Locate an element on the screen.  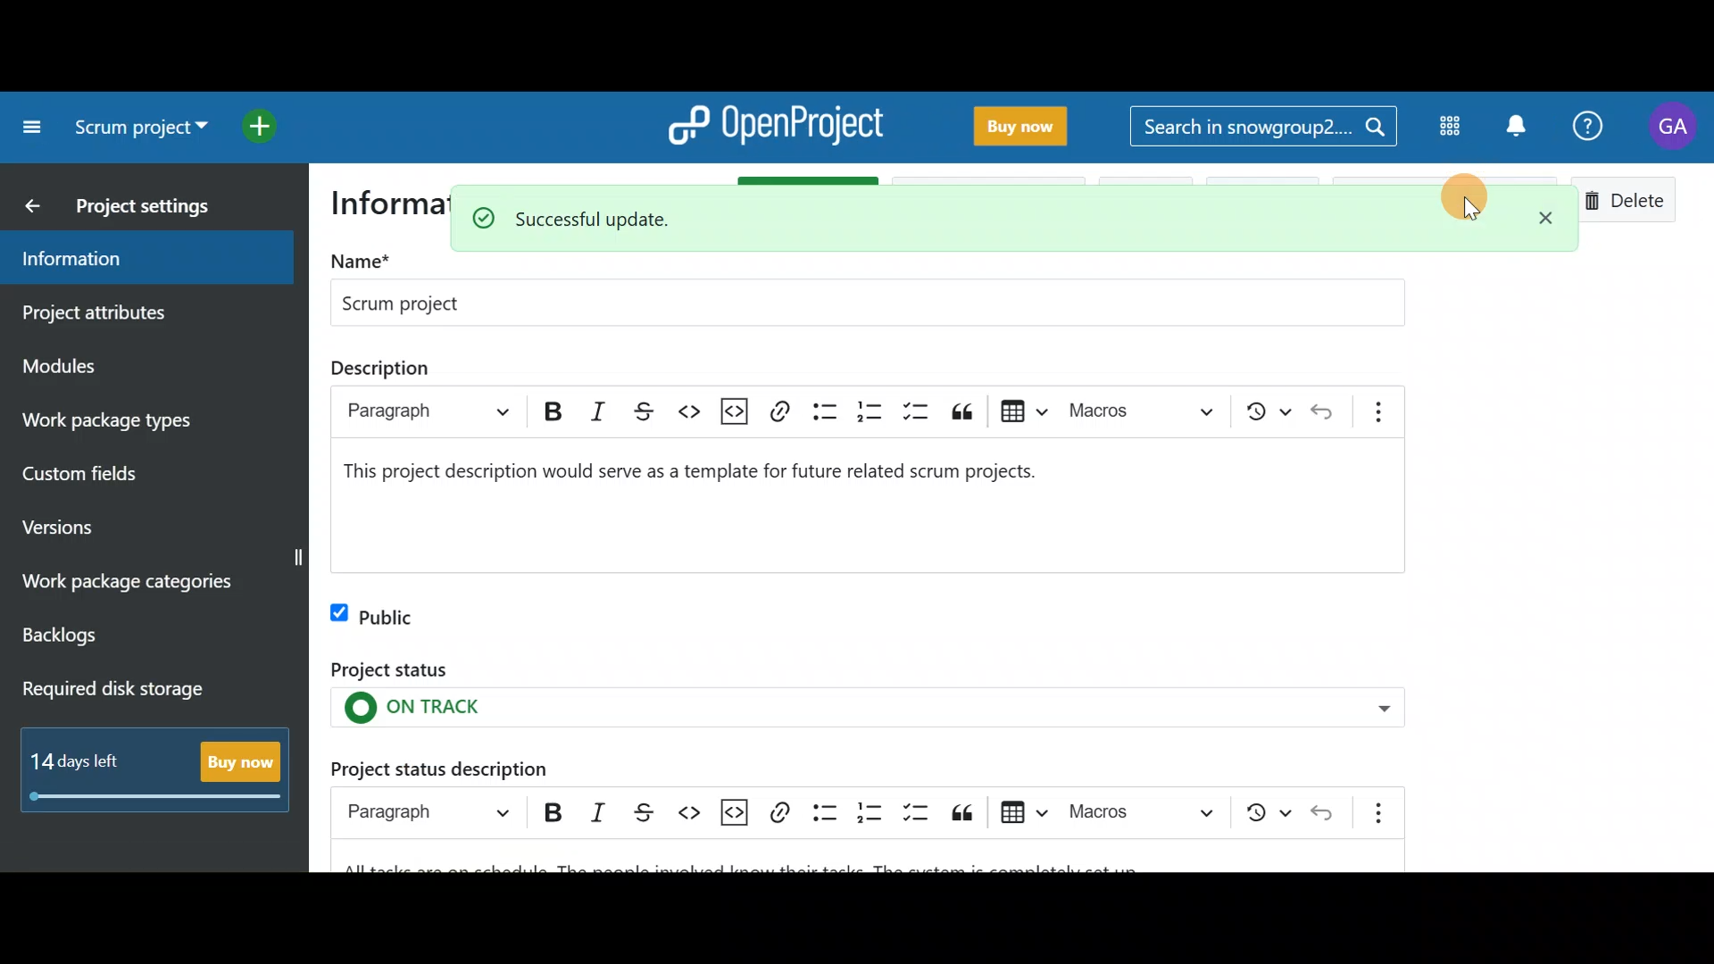
Project status is located at coordinates (861, 697).